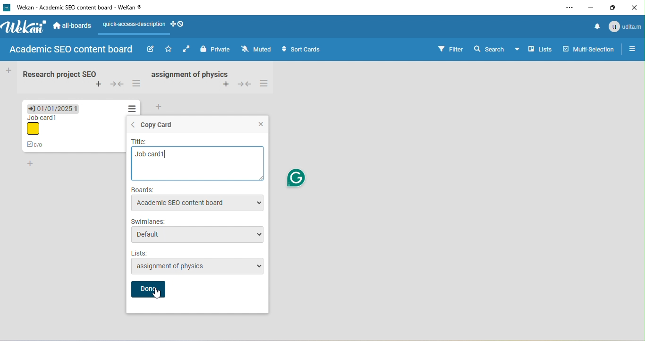  What do you see at coordinates (540, 50) in the screenshot?
I see `lists` at bounding box center [540, 50].